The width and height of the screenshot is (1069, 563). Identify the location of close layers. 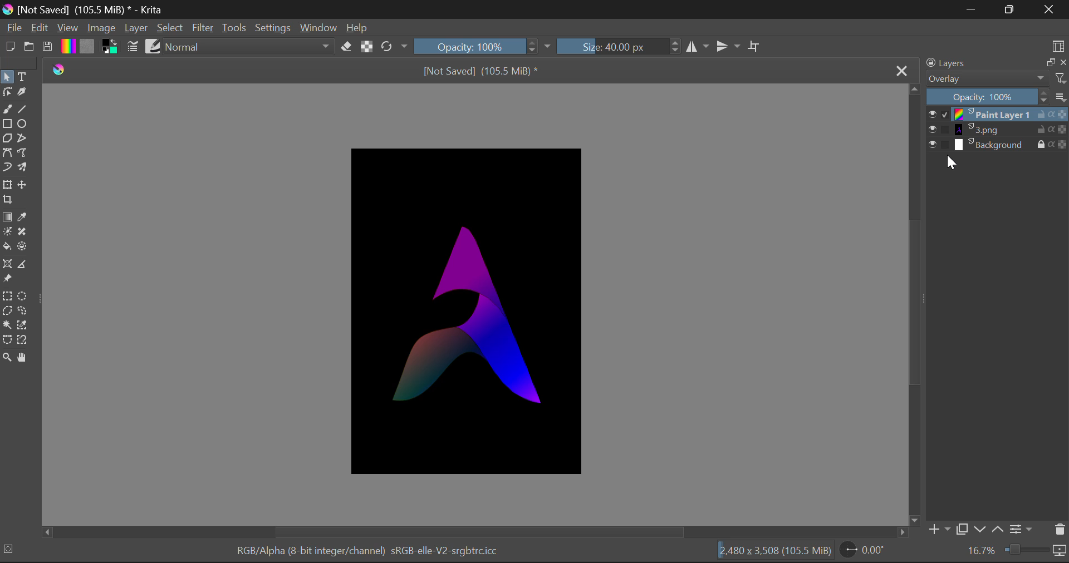
(1062, 63).